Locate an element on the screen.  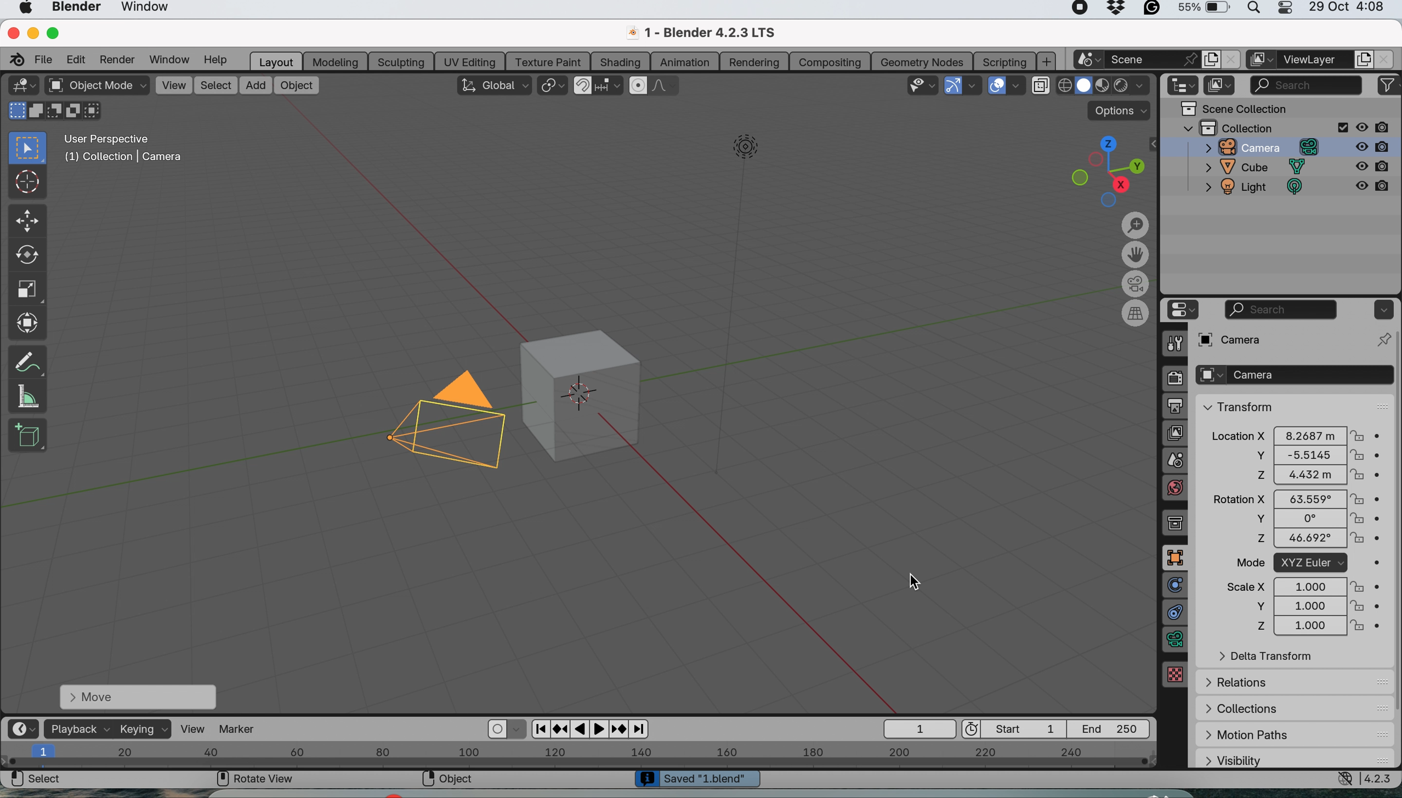
object is located at coordinates (297, 86).